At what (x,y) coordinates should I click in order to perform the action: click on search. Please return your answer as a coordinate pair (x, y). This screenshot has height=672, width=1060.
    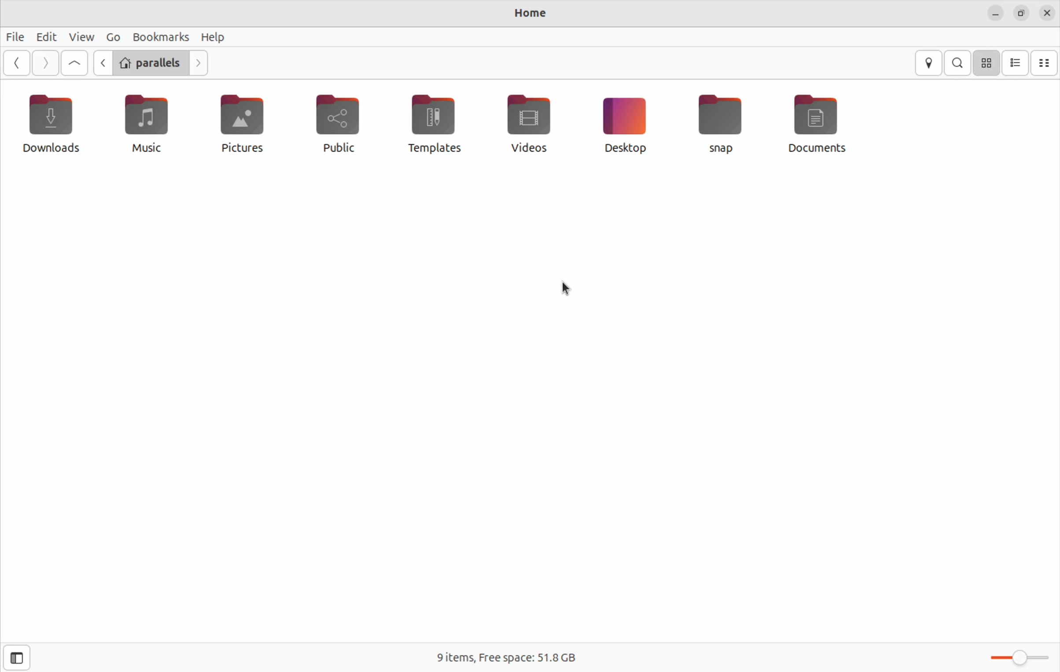
    Looking at the image, I should click on (960, 62).